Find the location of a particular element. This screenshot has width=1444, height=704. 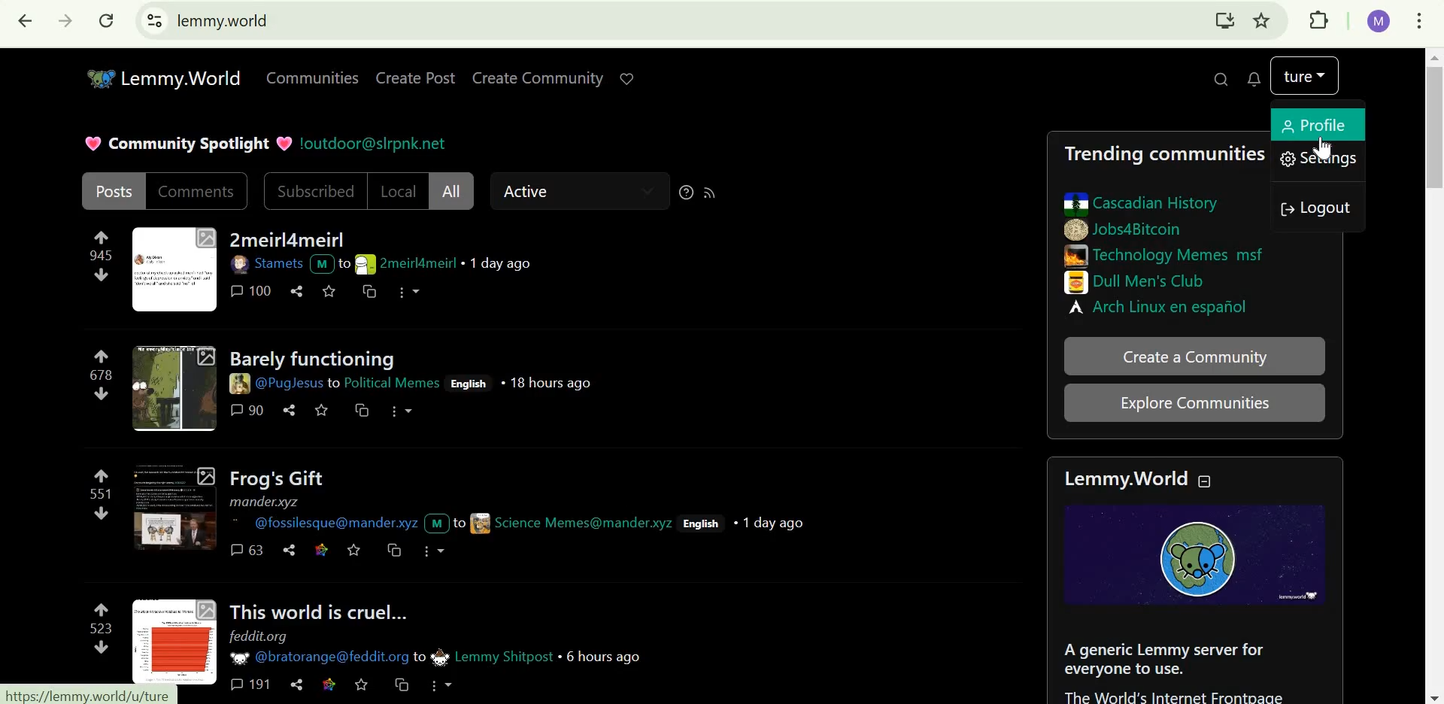

user id is located at coordinates (566, 523).